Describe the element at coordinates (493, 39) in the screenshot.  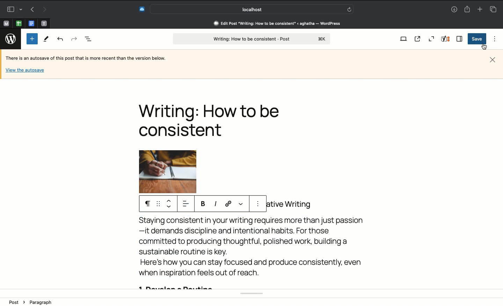
I see `Options` at that location.